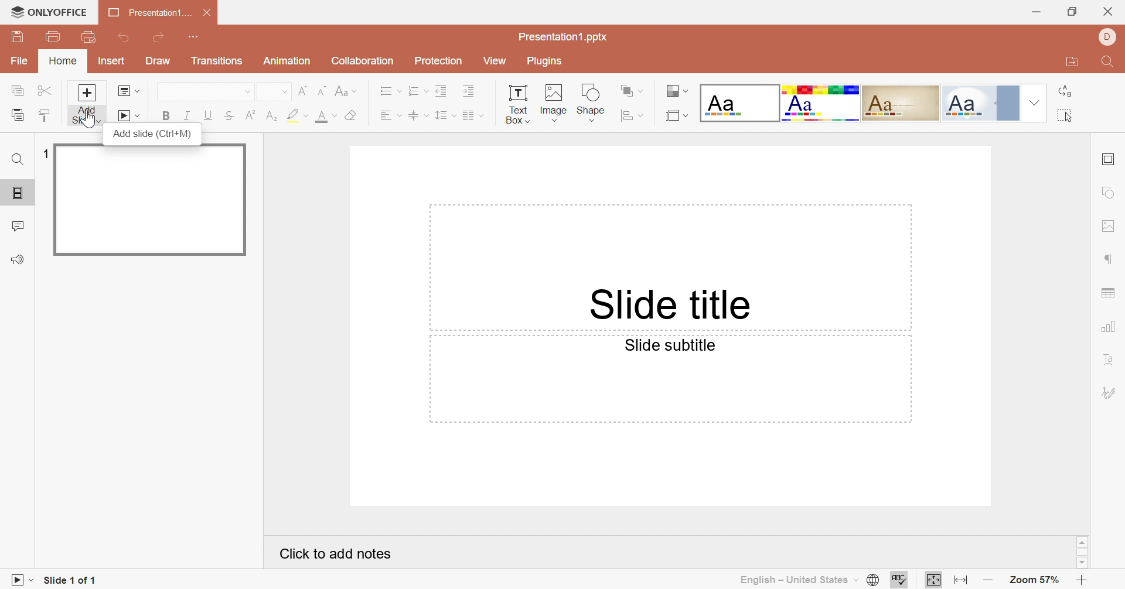  I want to click on Increment font size, so click(304, 92).